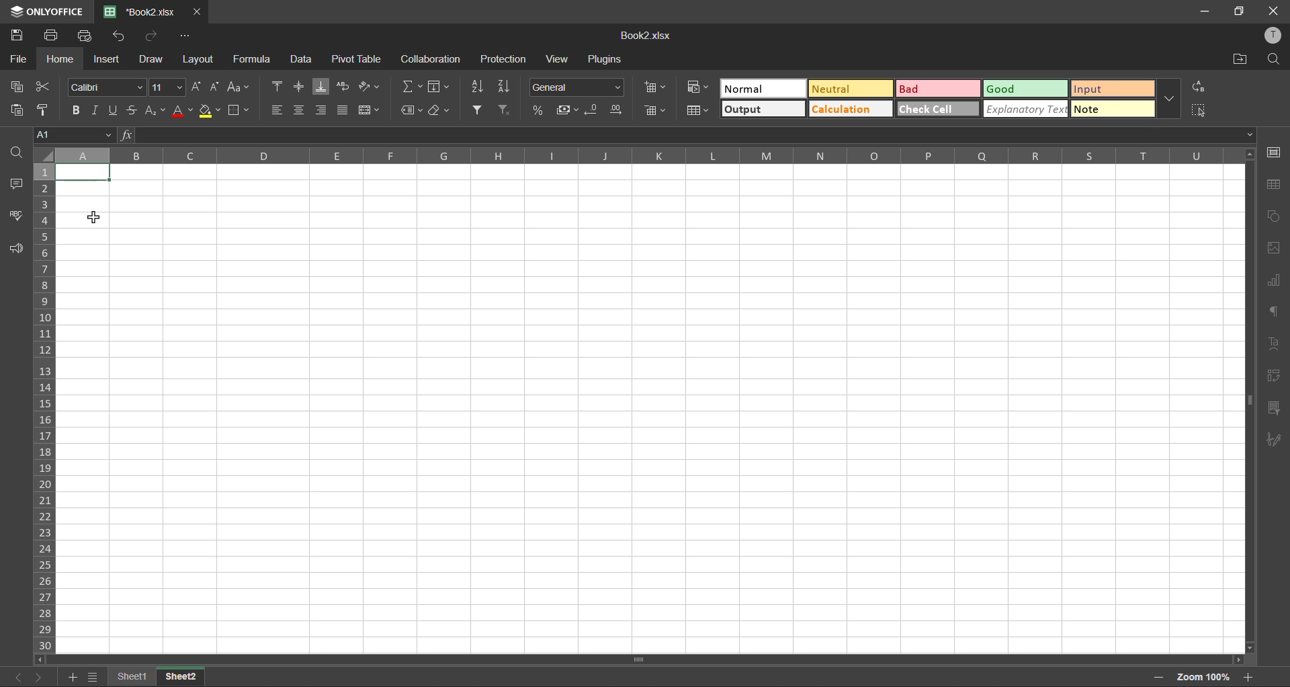 This screenshot has width=1290, height=687. Describe the element at coordinates (1275, 37) in the screenshot. I see `profile` at that location.